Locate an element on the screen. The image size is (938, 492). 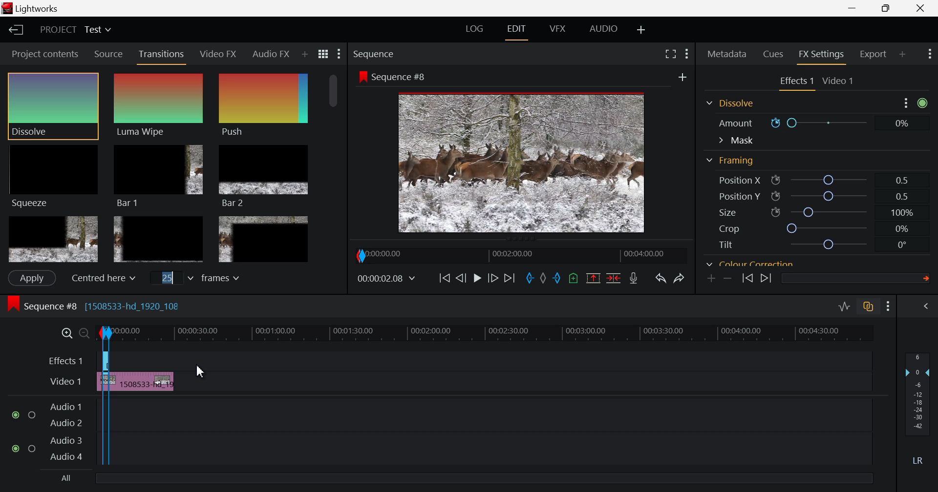
Redo is located at coordinates (680, 276).